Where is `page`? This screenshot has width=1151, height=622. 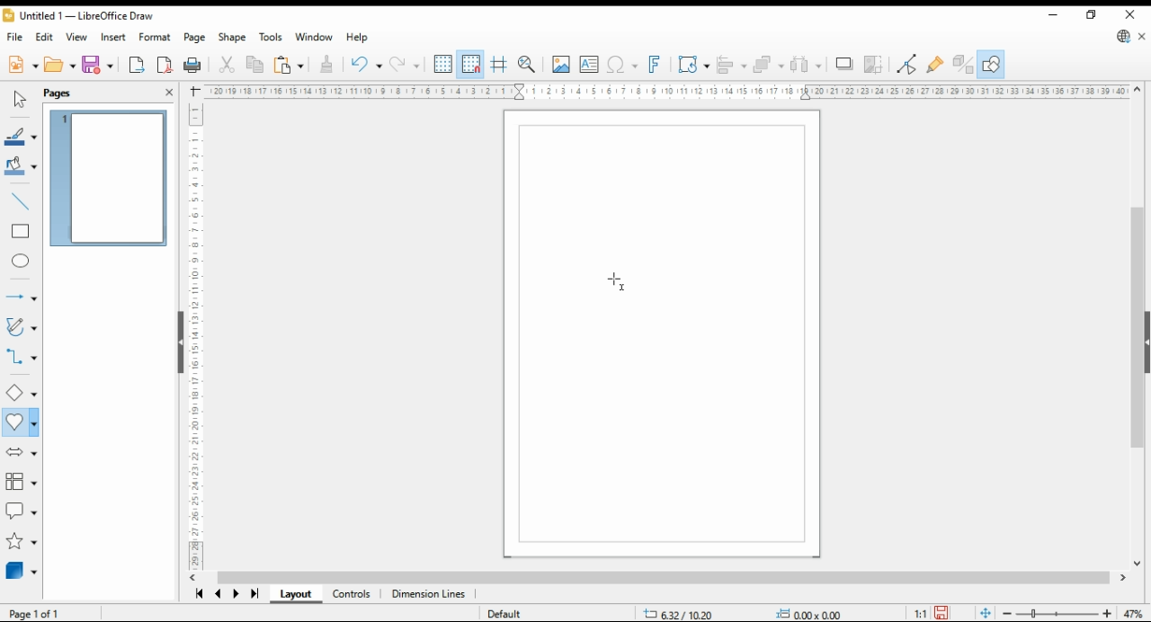 page is located at coordinates (195, 39).